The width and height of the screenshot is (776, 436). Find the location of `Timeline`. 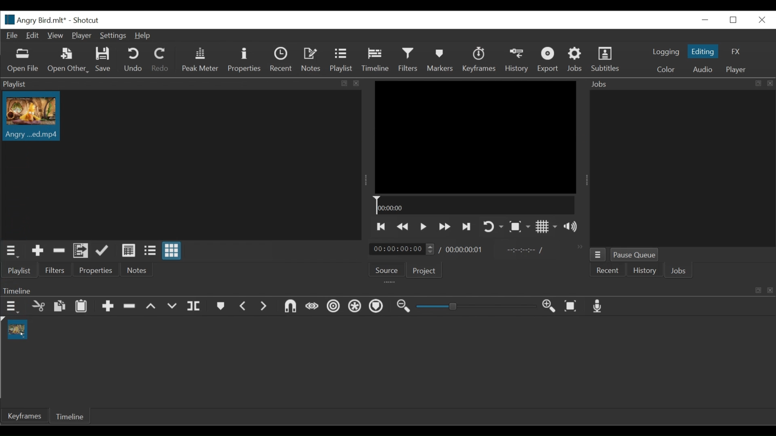

Timeline is located at coordinates (474, 205).